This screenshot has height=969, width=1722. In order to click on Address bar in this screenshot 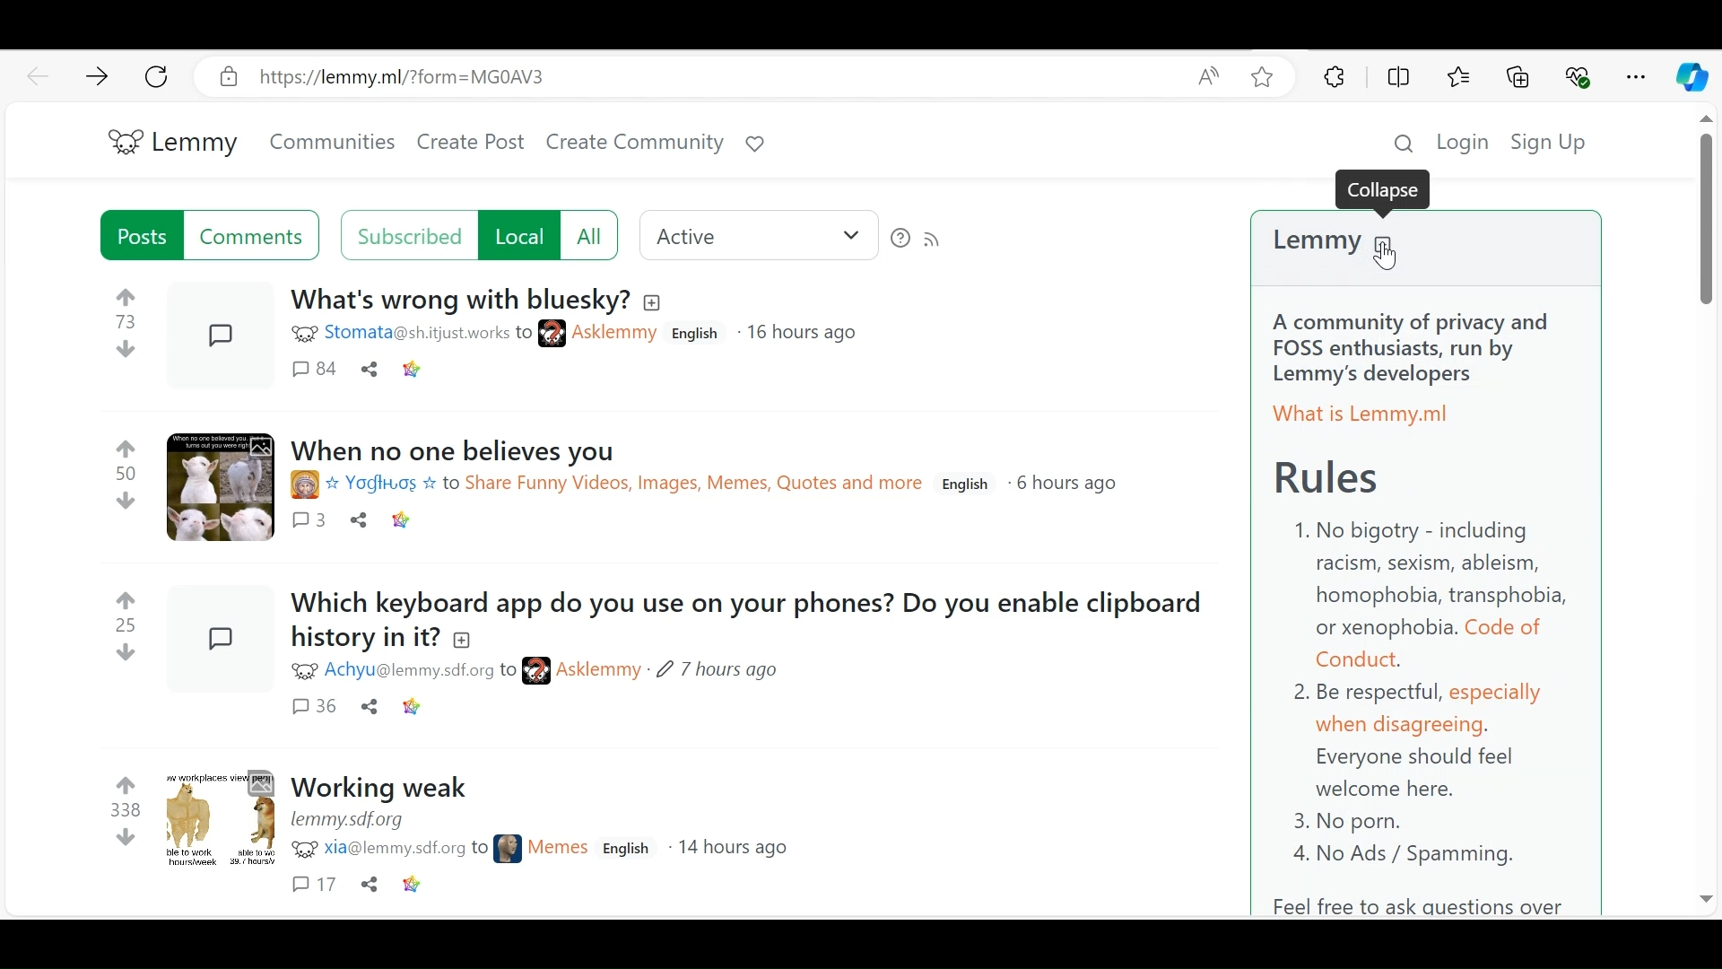, I will do `click(690, 77)`.